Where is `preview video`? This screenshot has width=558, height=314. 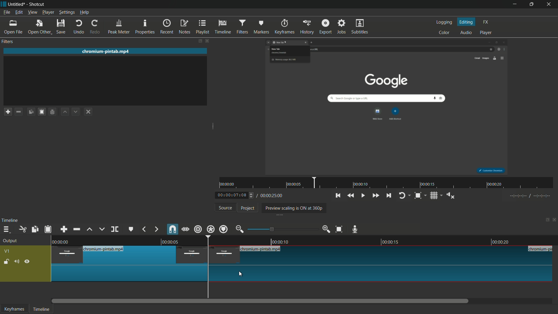 preview video is located at coordinates (388, 107).